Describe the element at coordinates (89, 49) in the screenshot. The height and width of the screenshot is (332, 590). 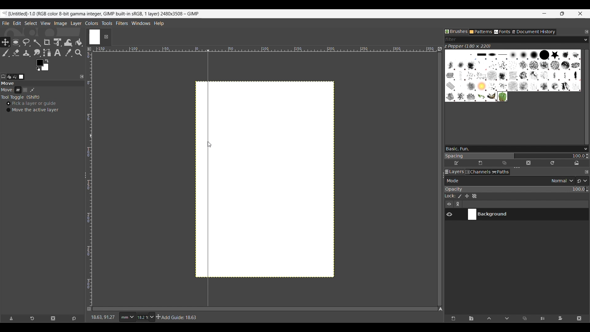
I see `Access the image menu` at that location.